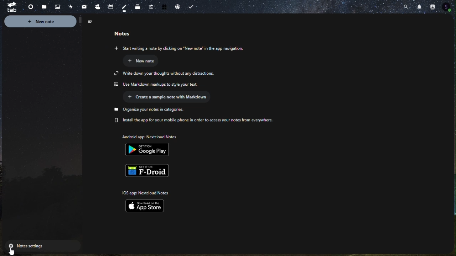 Image resolution: width=456 pixels, height=256 pixels. Describe the element at coordinates (114, 5) in the screenshot. I see `Calendar` at that location.